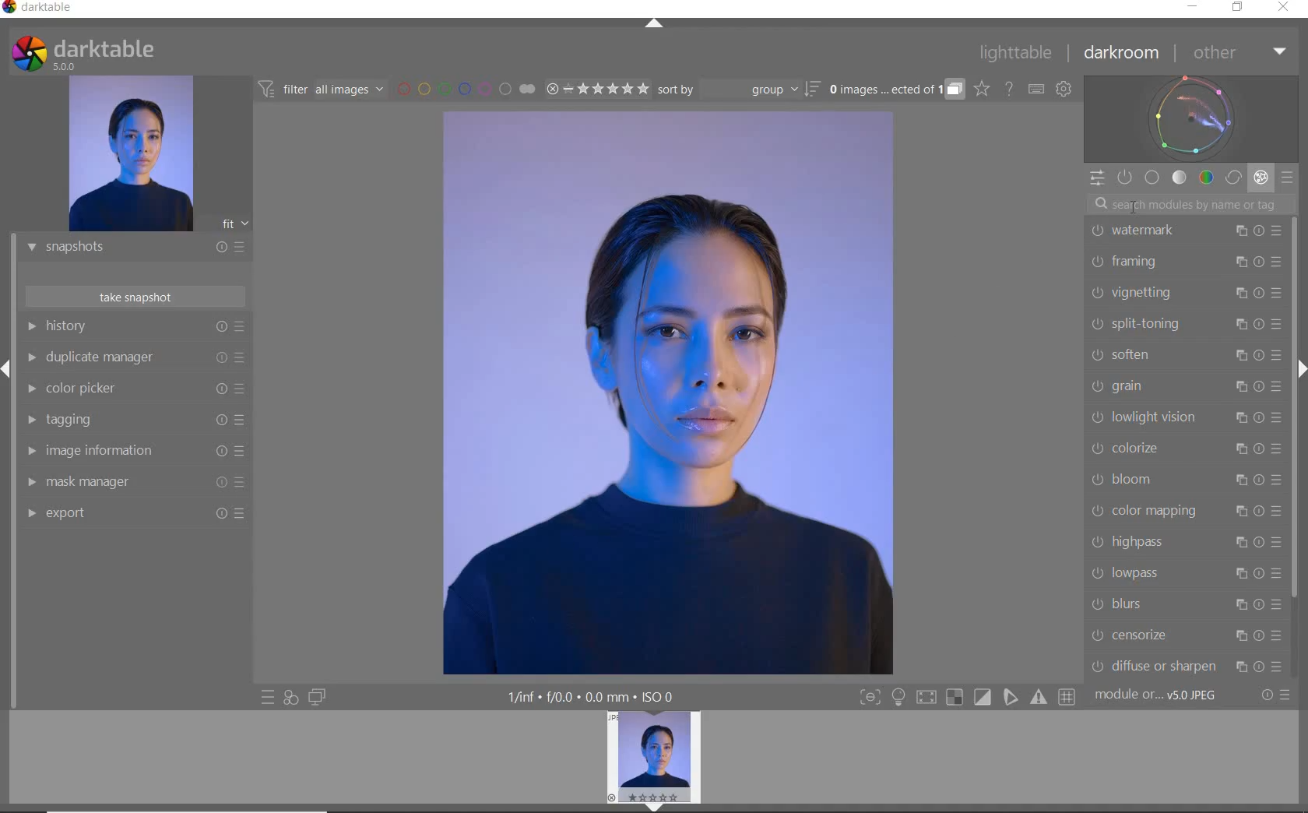 The height and width of the screenshot is (813, 1308). What do you see at coordinates (656, 25) in the screenshot?
I see `EXPAND/COLLAPSE` at bounding box center [656, 25].